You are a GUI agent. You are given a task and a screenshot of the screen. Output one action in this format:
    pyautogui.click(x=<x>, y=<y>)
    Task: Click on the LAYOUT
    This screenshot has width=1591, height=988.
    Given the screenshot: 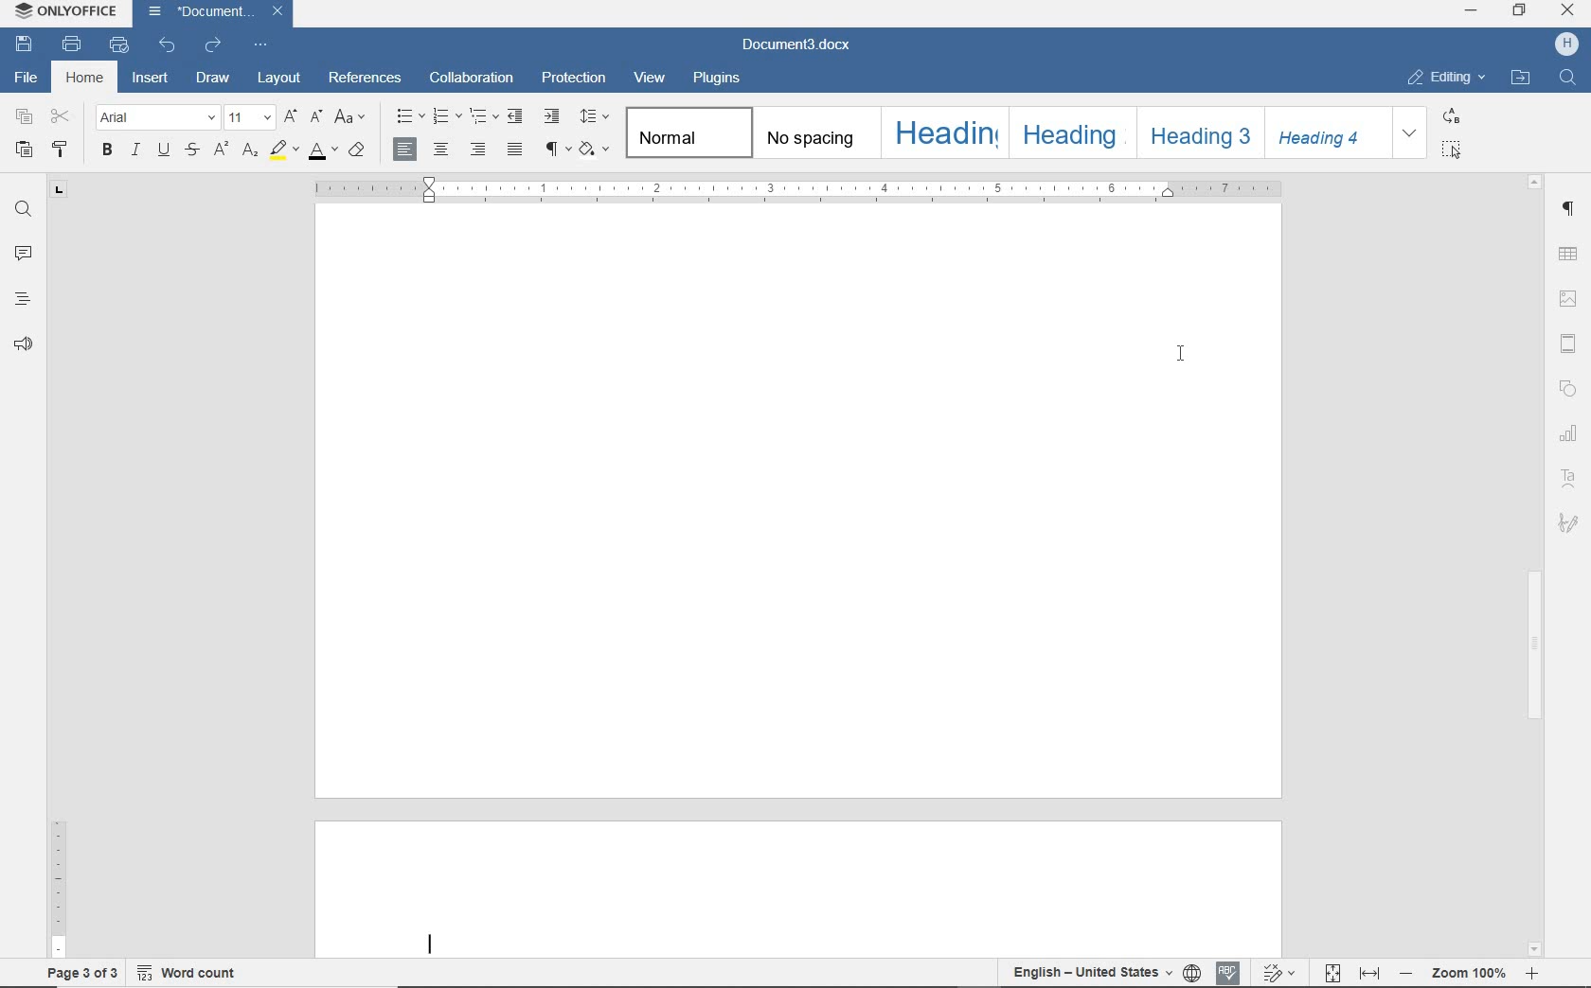 What is the action you would take?
    pyautogui.click(x=275, y=79)
    